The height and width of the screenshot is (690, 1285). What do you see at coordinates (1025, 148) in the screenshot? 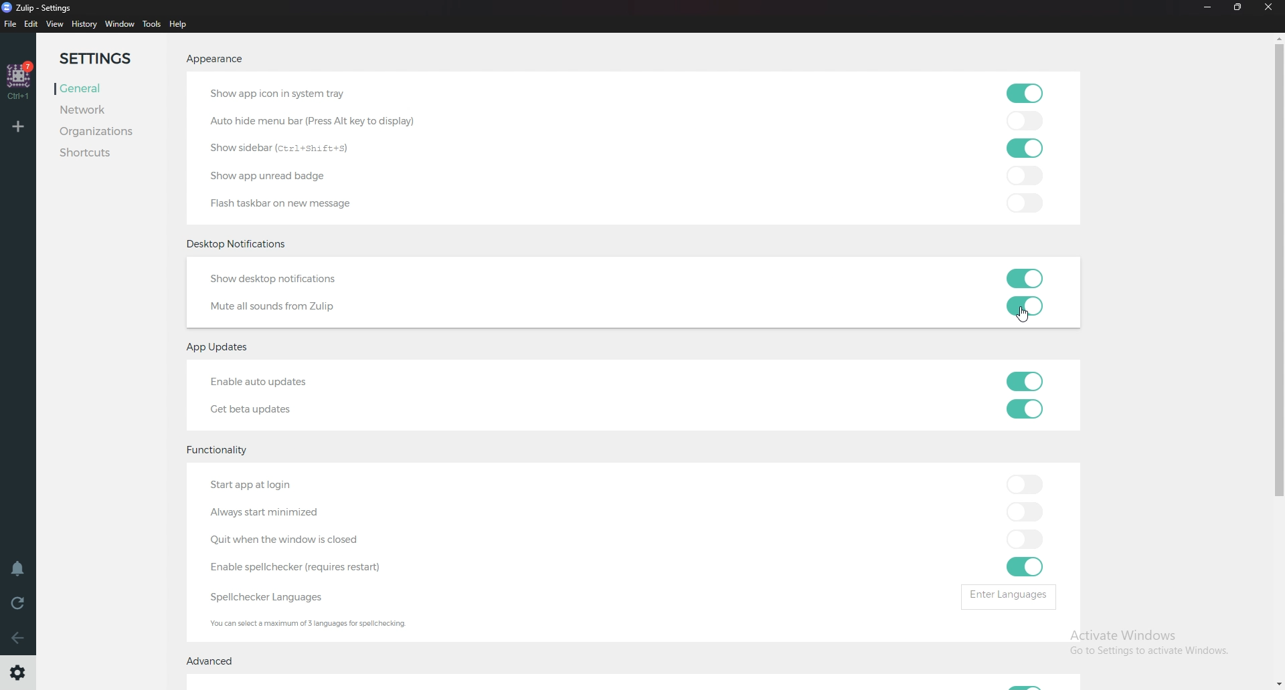
I see `toggle` at bounding box center [1025, 148].